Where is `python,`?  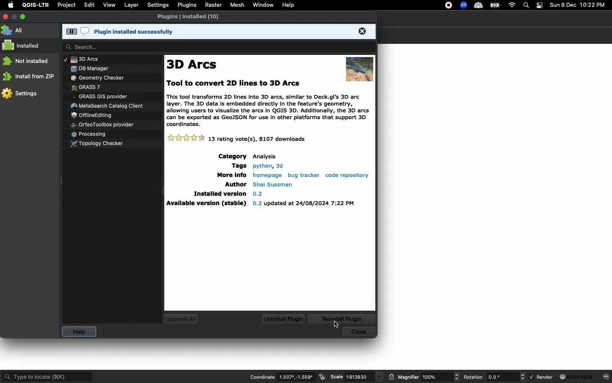
python, is located at coordinates (262, 165).